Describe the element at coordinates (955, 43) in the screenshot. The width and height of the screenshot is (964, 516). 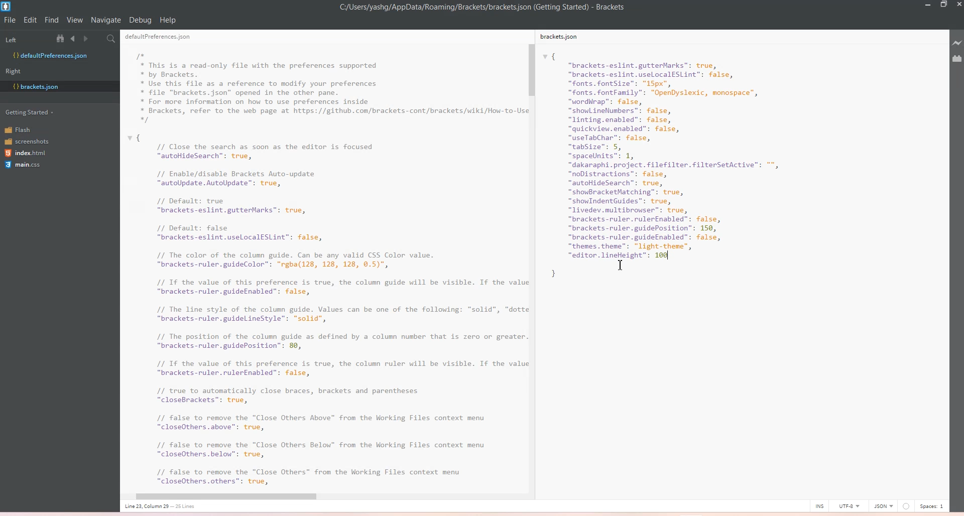
I see `Live Preview` at that location.